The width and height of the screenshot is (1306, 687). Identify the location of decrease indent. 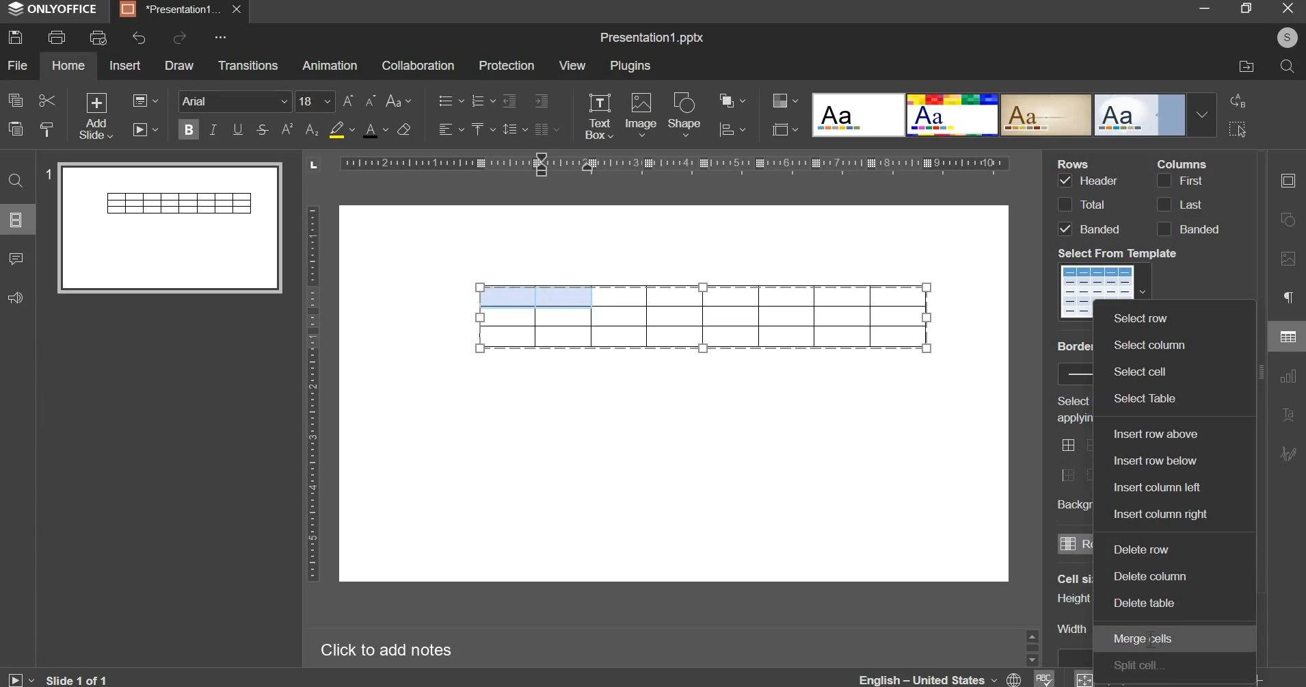
(509, 101).